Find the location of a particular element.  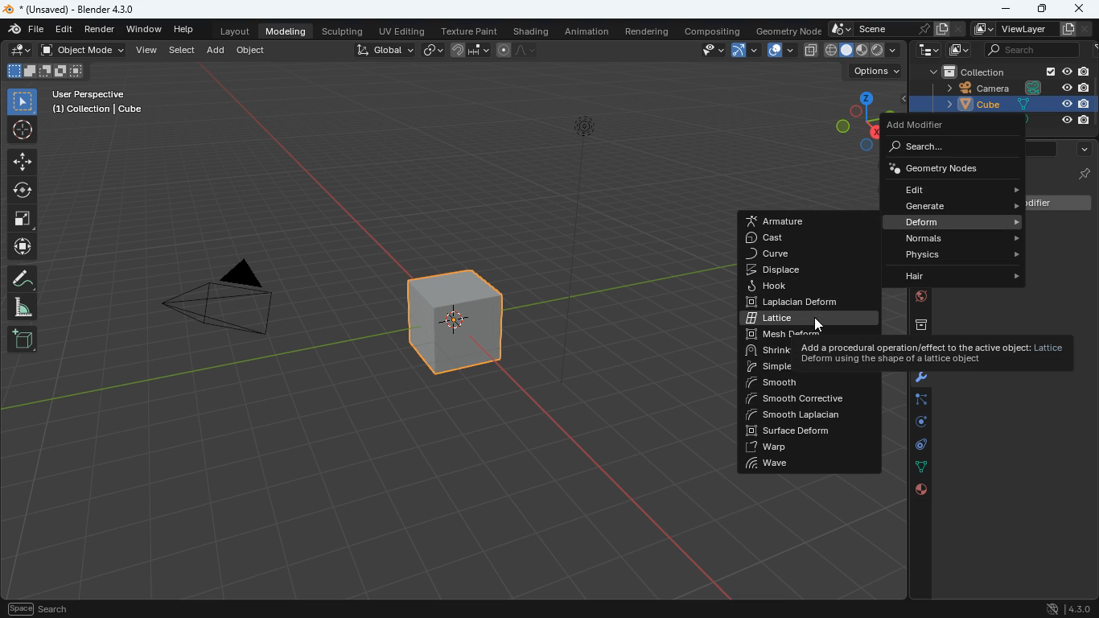

smooth is located at coordinates (802, 385).